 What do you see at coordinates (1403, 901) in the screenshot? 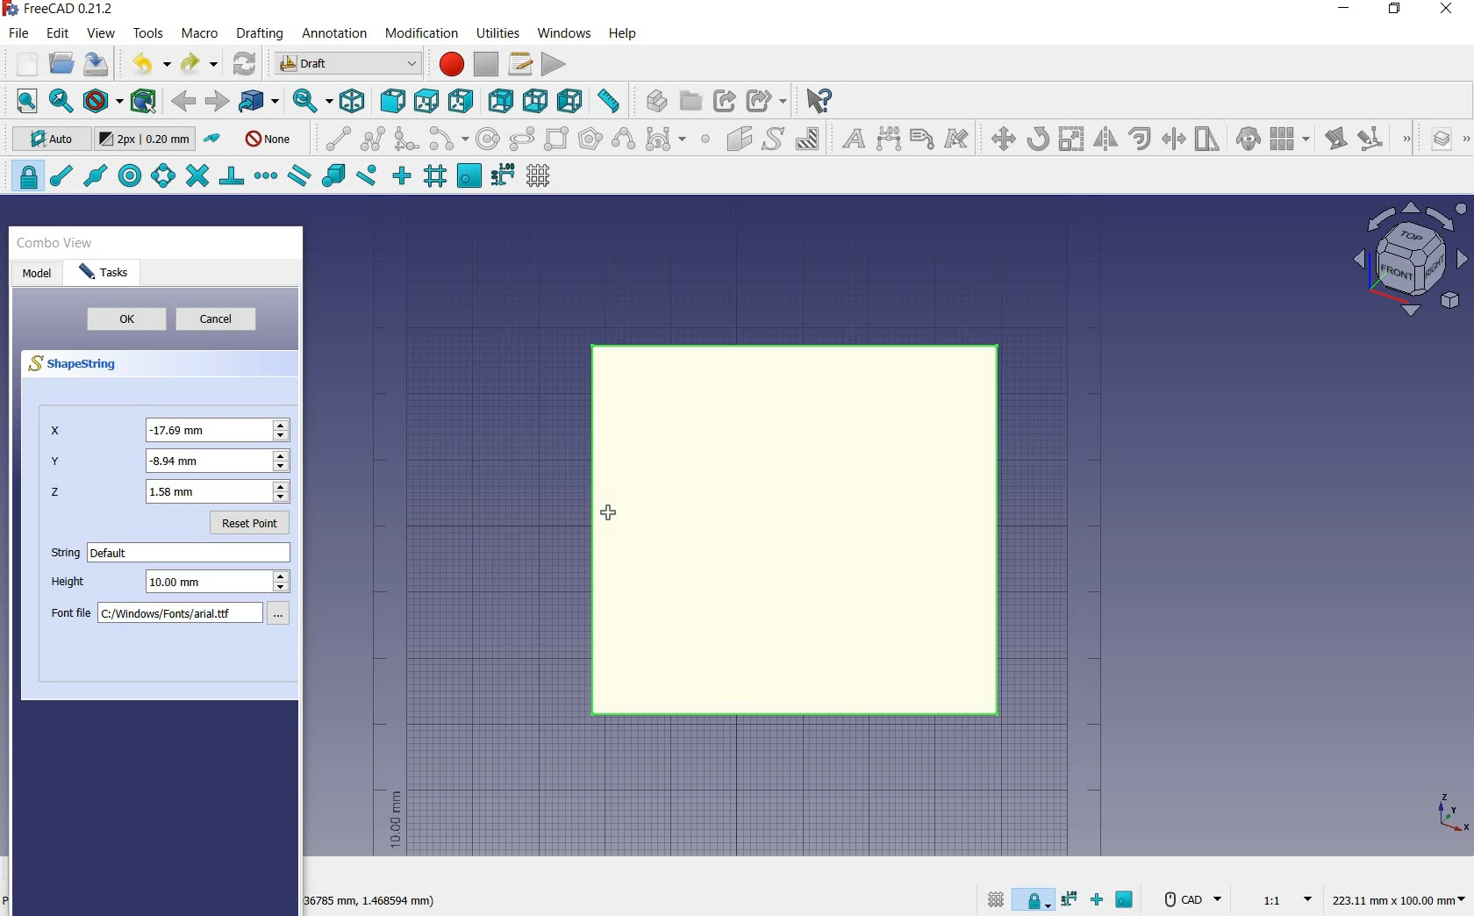
I see `dimension` at bounding box center [1403, 901].